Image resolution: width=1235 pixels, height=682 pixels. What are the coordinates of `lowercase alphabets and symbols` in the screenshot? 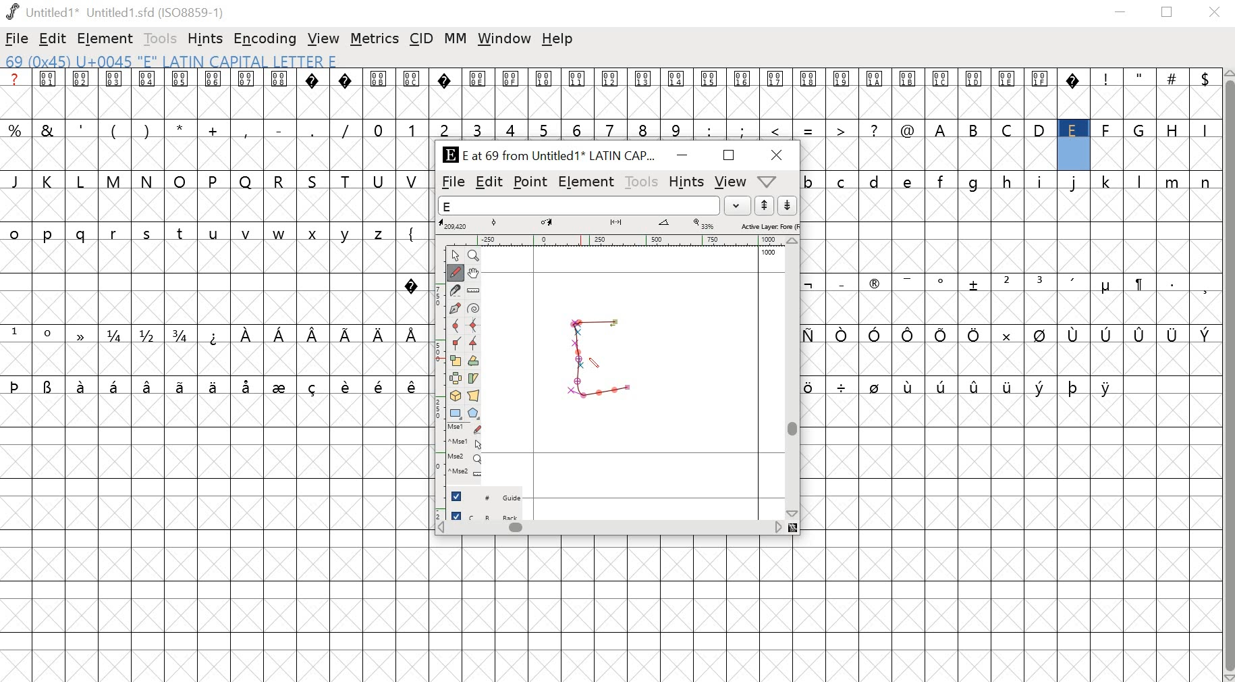 It's located at (213, 234).